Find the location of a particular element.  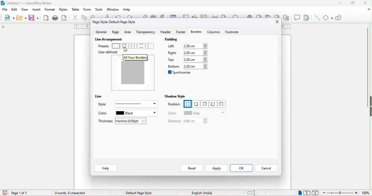

cut is located at coordinates (75, 18).